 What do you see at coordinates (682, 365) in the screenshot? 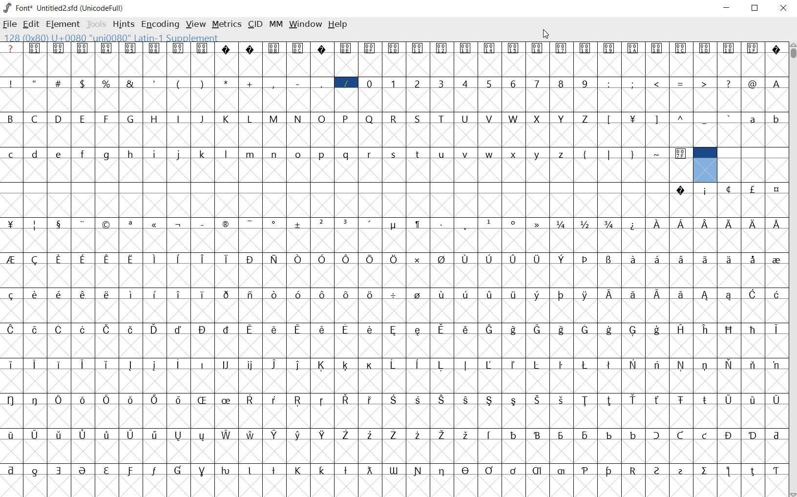
I see `Symbol` at bounding box center [682, 365].